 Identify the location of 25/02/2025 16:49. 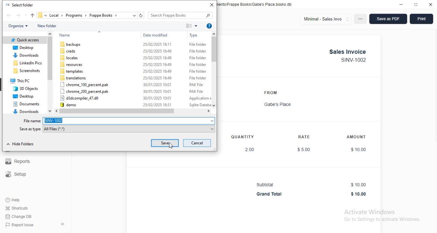
(157, 64).